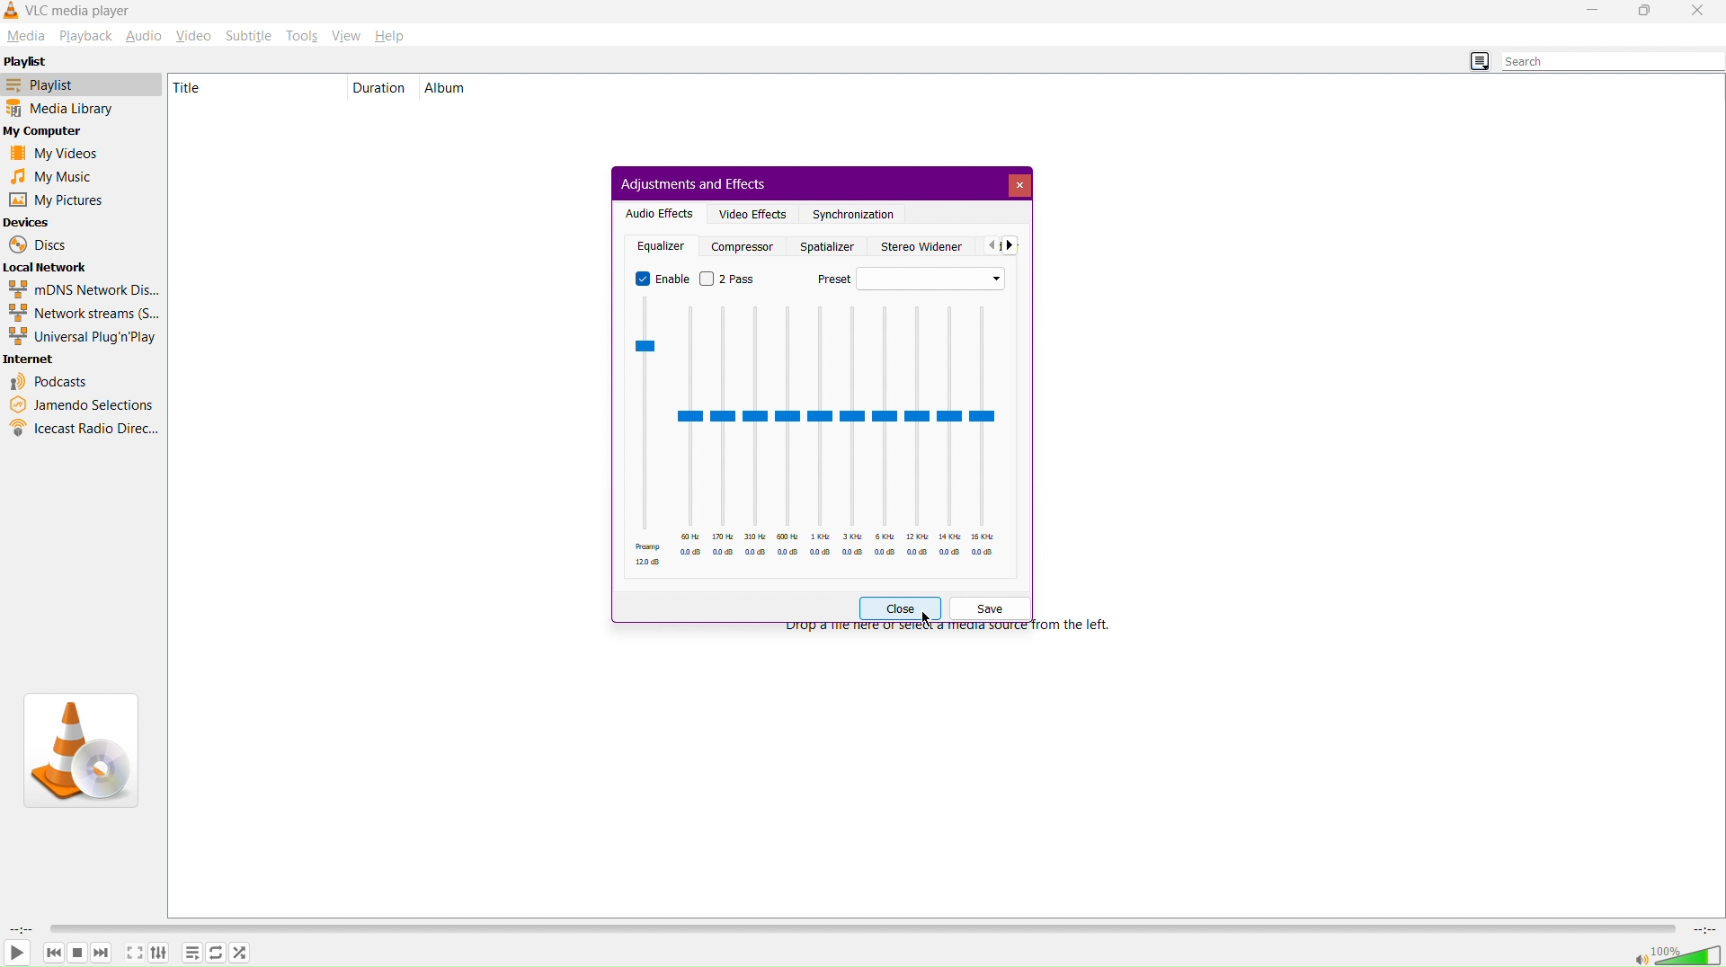 The image size is (1726, 967). I want to click on Save, so click(992, 608).